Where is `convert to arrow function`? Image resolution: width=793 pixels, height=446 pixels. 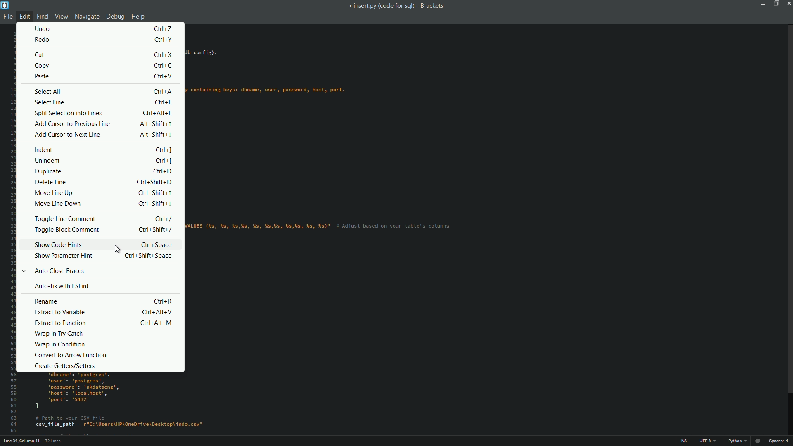 convert to arrow function is located at coordinates (70, 355).